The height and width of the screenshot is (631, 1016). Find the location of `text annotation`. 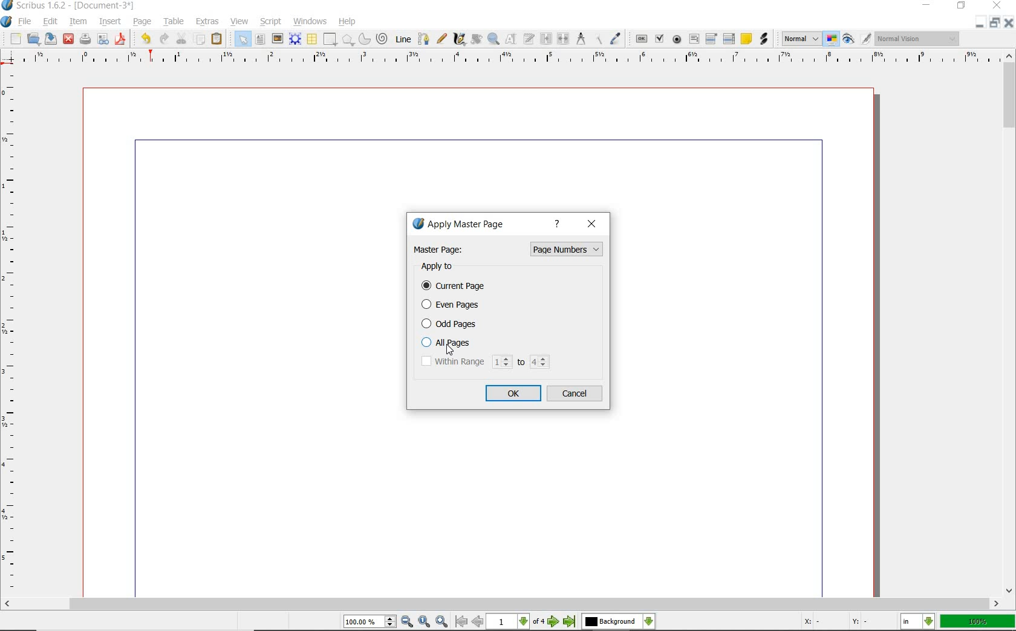

text annotation is located at coordinates (745, 39).